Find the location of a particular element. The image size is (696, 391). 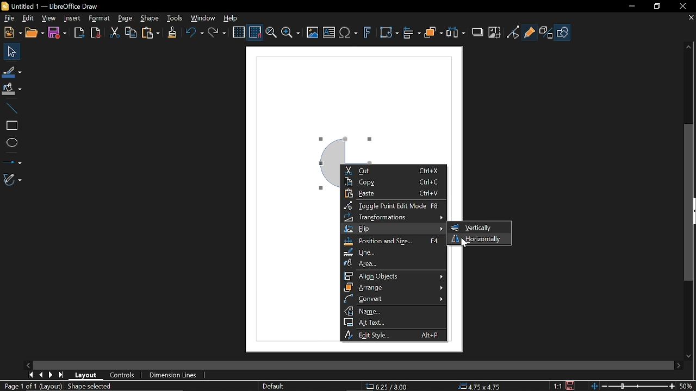

Clone is located at coordinates (172, 33).